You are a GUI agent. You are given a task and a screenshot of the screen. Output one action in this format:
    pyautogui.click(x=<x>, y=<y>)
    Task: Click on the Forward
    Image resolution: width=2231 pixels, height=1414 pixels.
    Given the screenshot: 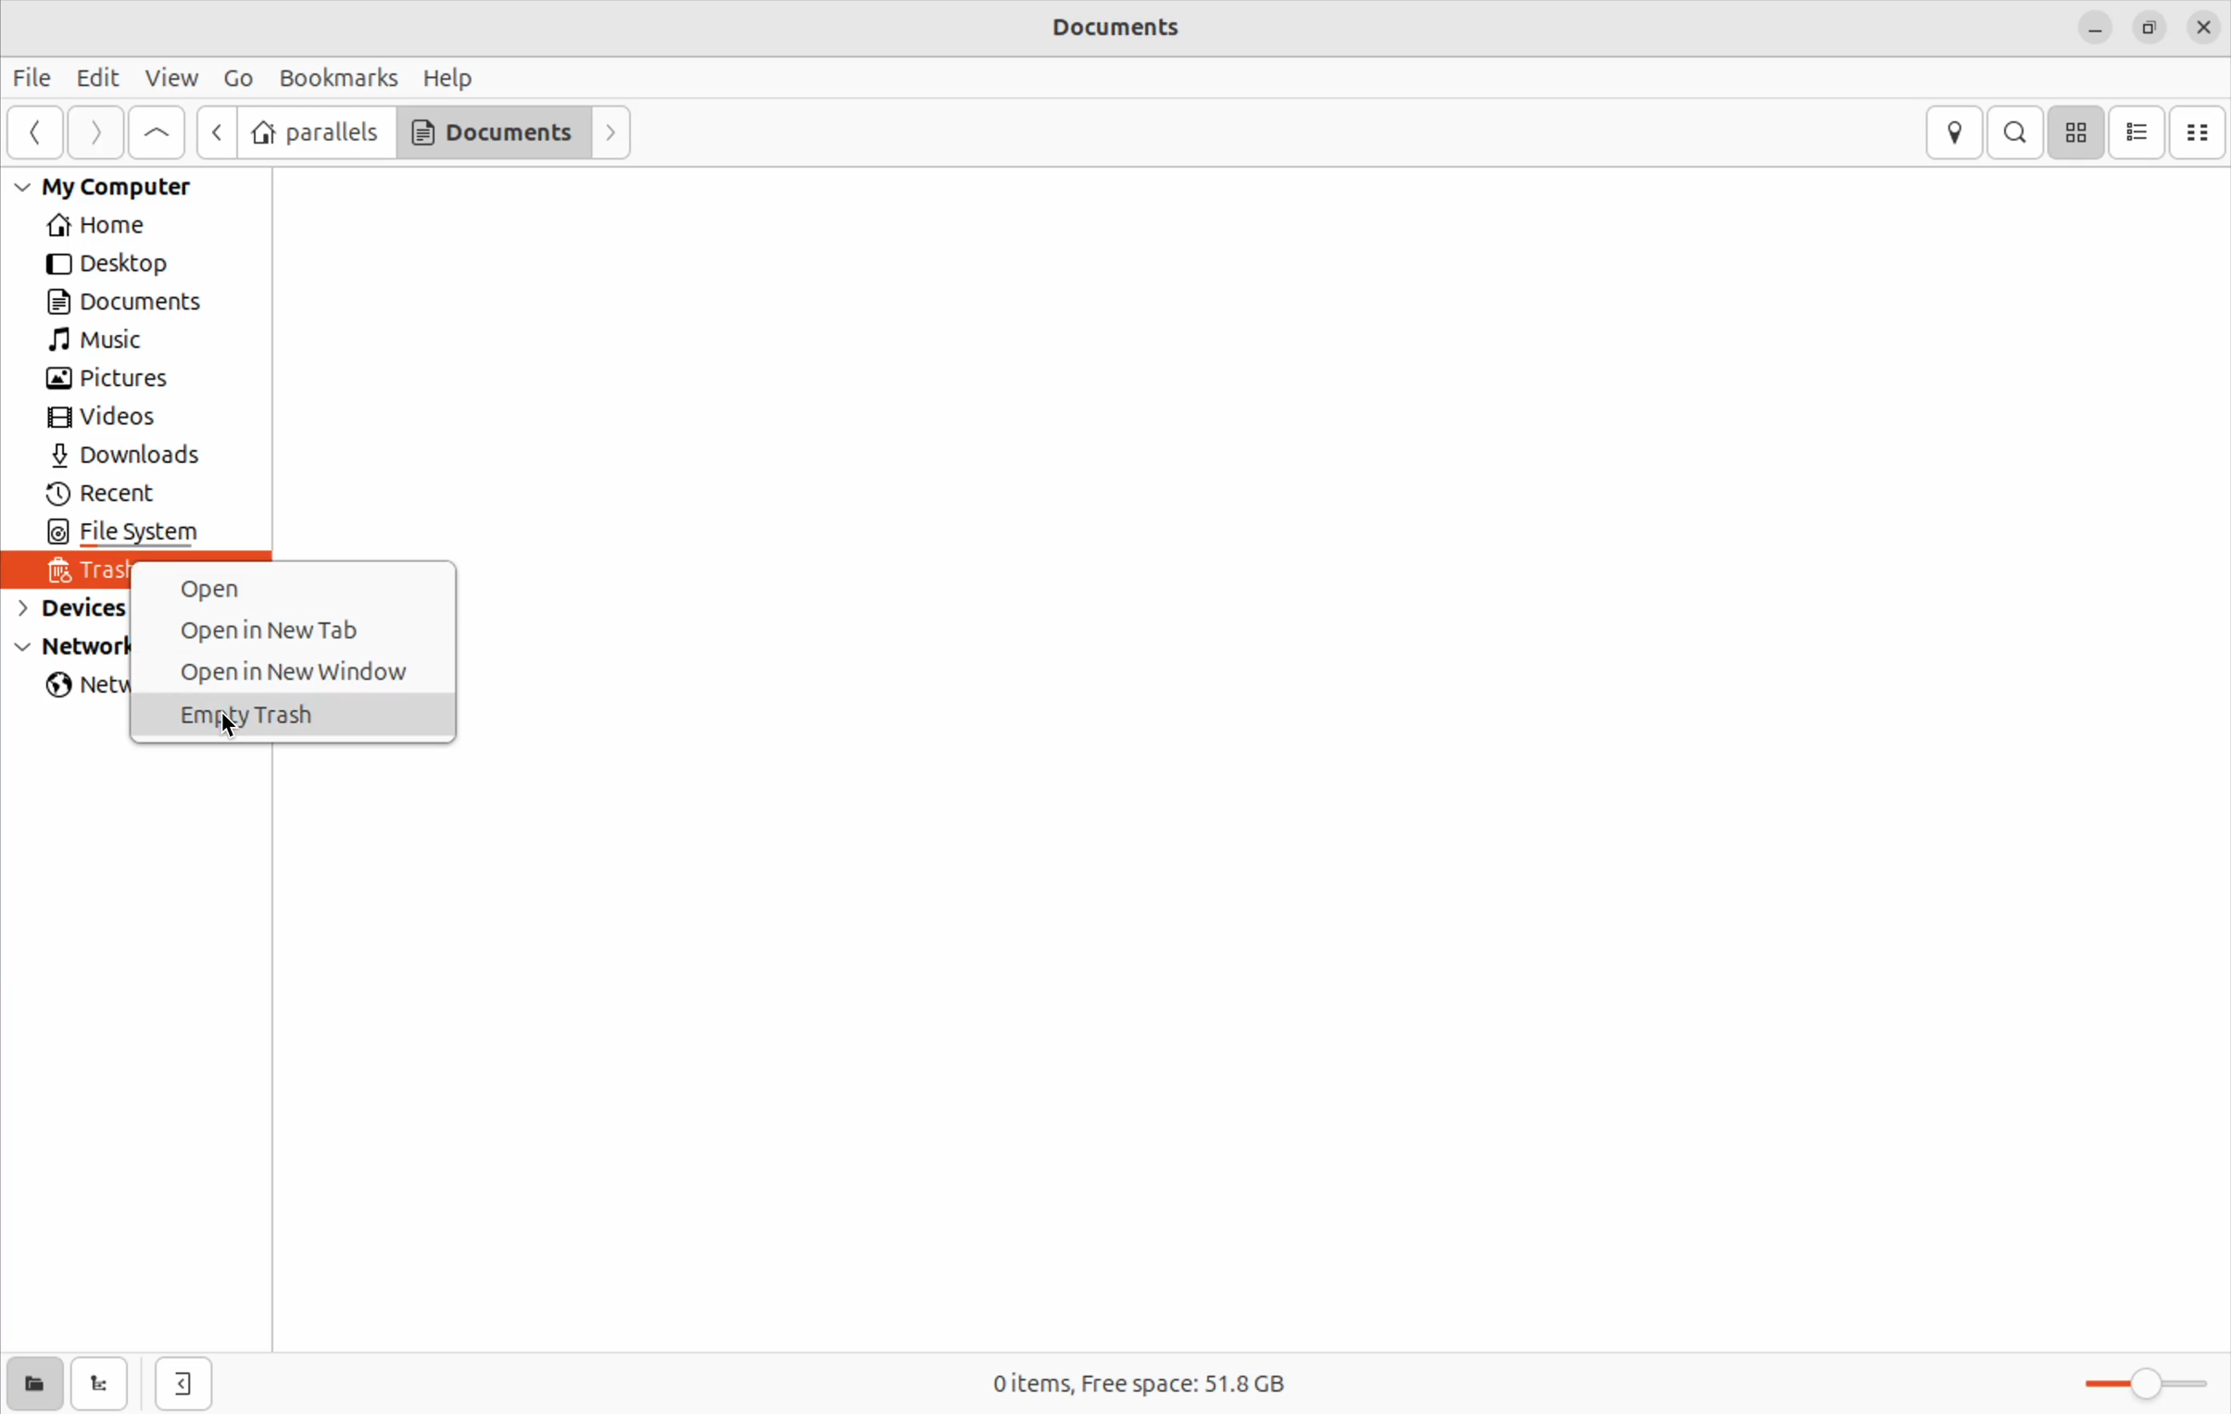 What is the action you would take?
    pyautogui.click(x=615, y=133)
    